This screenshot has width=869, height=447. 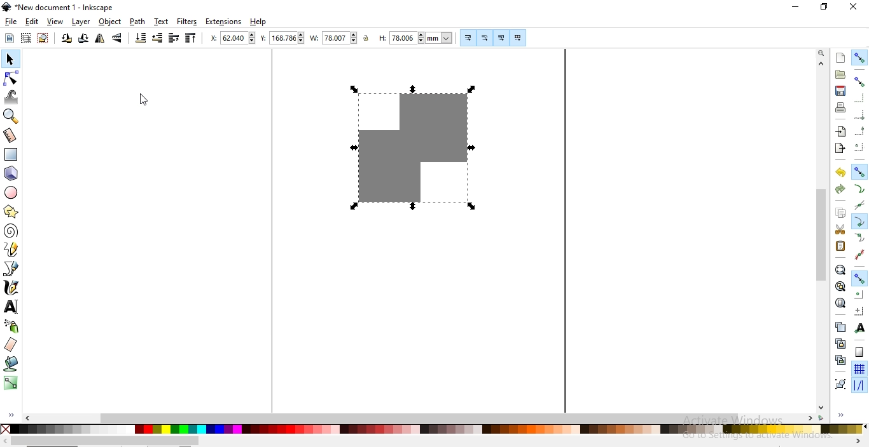 What do you see at coordinates (10, 116) in the screenshot?
I see `zoom in or out` at bounding box center [10, 116].